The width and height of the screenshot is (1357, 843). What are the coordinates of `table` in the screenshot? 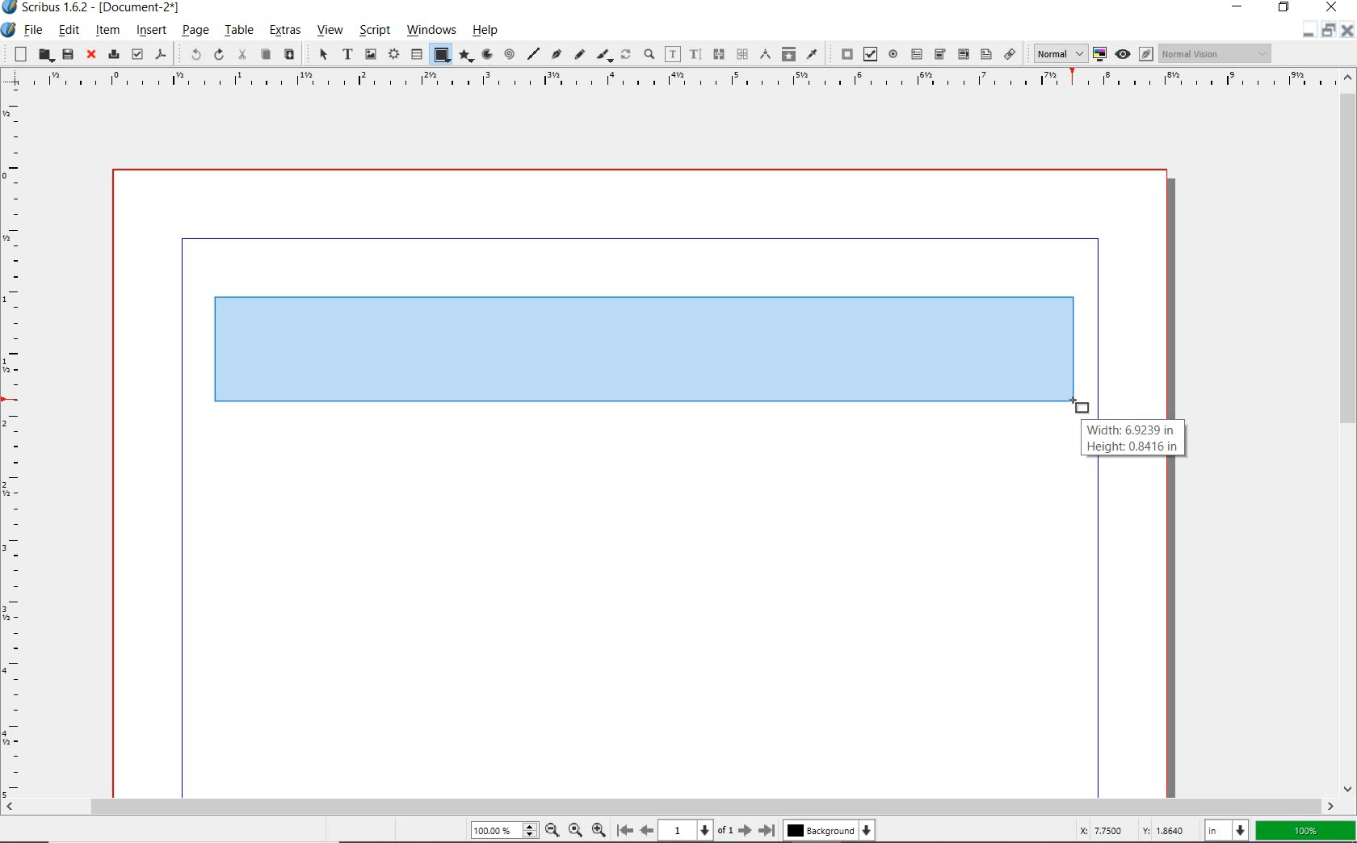 It's located at (415, 53).